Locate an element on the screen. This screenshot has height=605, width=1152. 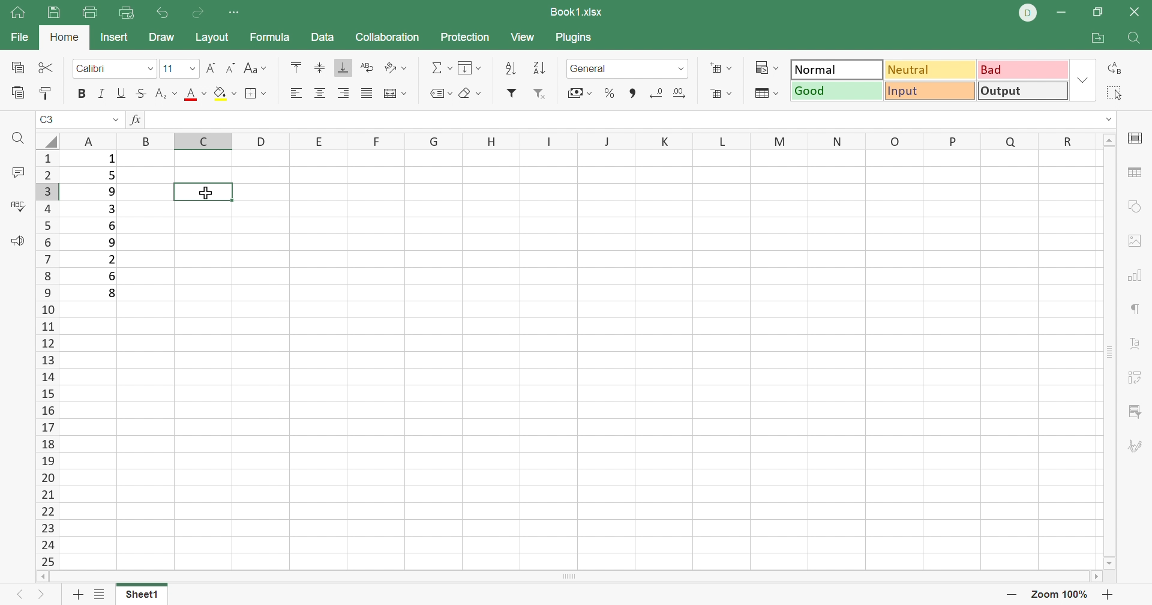
Summation is located at coordinates (442, 69).